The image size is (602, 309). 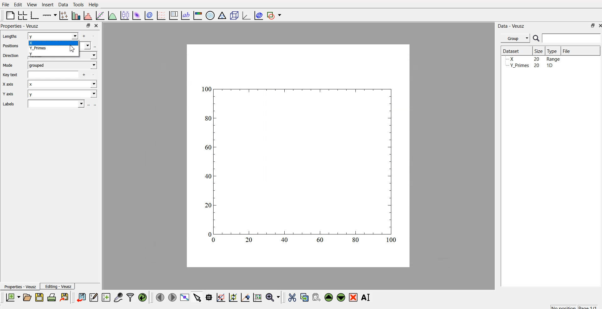 I want to click on plot key, so click(x=174, y=14).